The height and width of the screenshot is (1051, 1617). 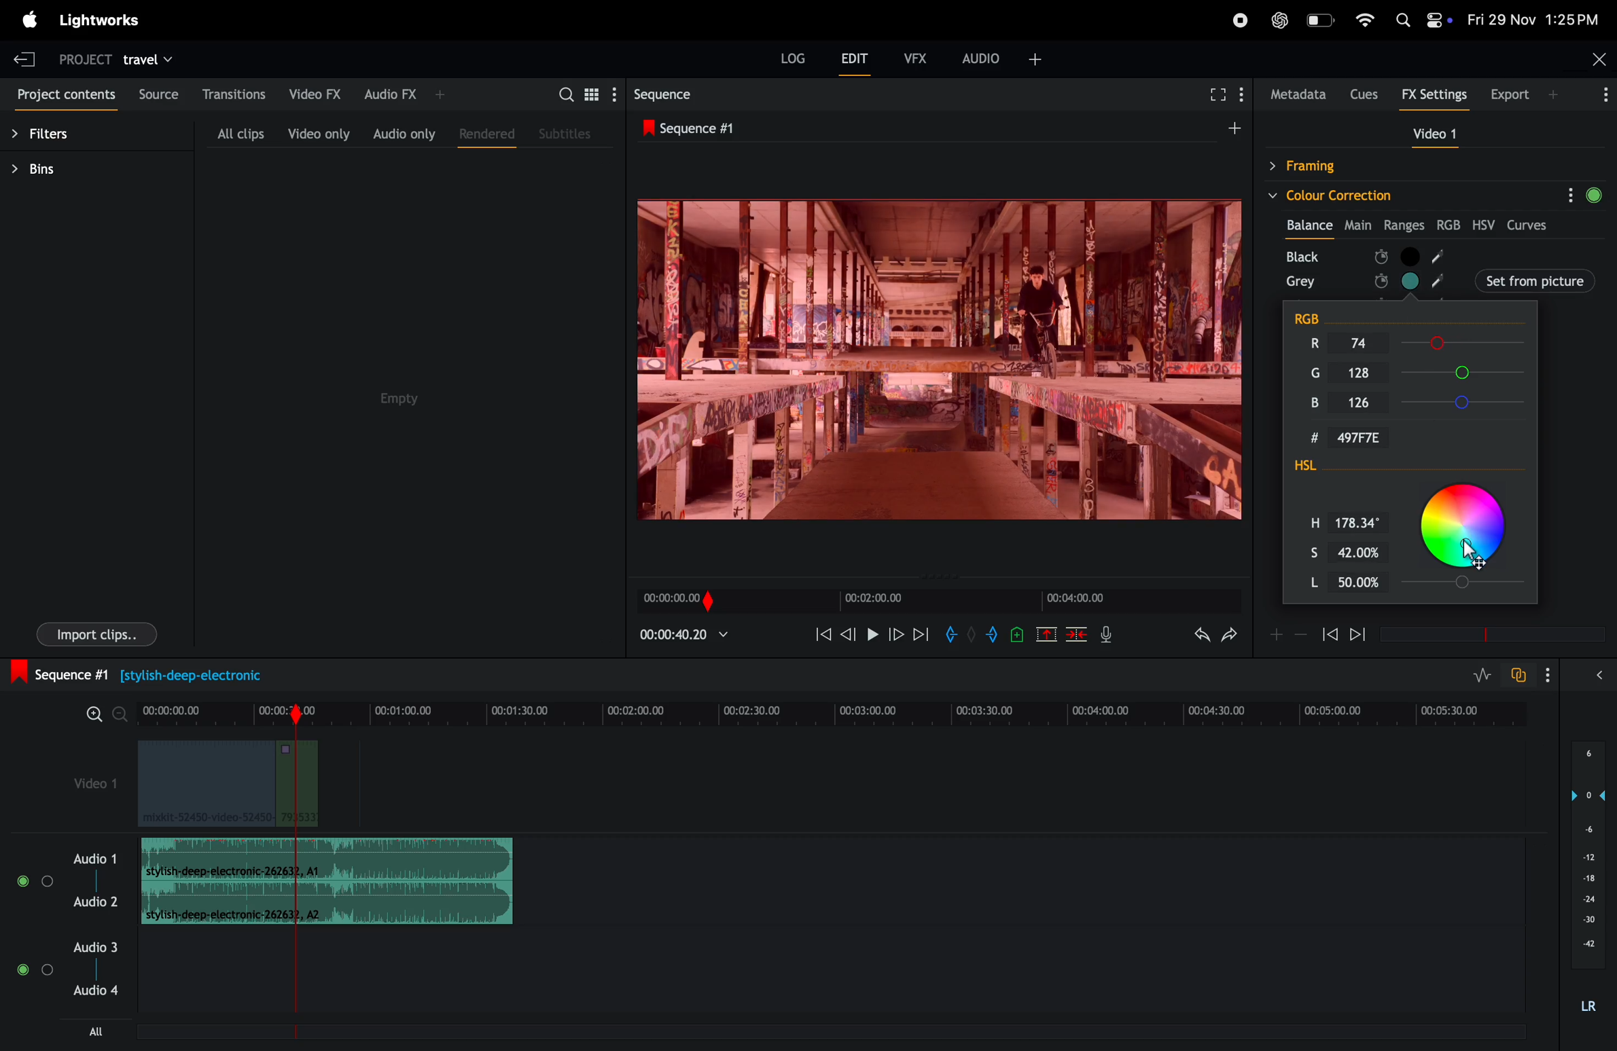 I want to click on delete, so click(x=1077, y=636).